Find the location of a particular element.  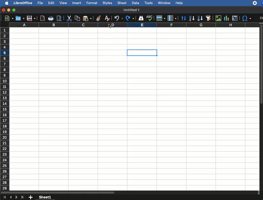

ascending is located at coordinates (191, 18).